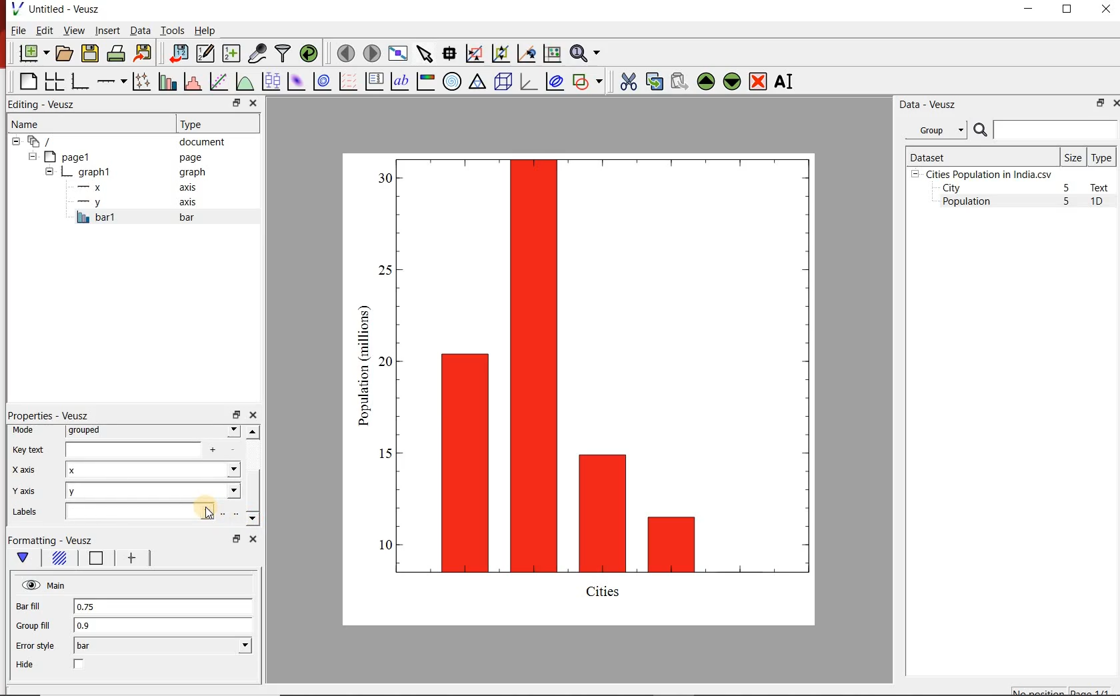  Describe the element at coordinates (163, 626) in the screenshot. I see `0.9` at that location.